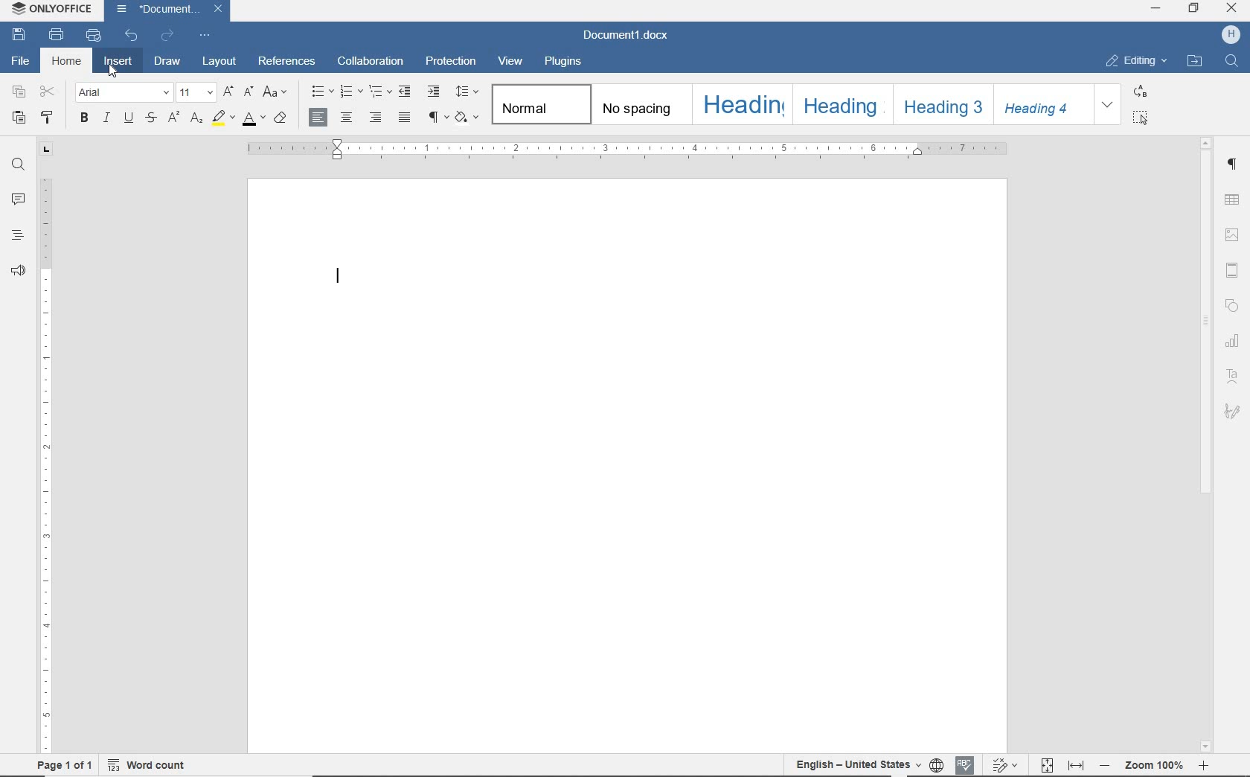 The width and height of the screenshot is (1250, 777). Describe the element at coordinates (405, 92) in the screenshot. I see `decrease indent` at that location.